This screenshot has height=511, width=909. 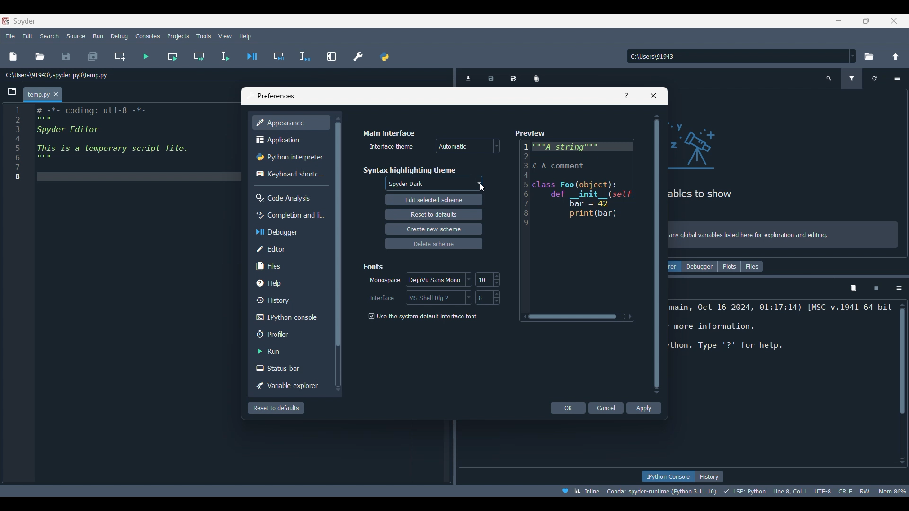 I want to click on History, so click(x=709, y=476).